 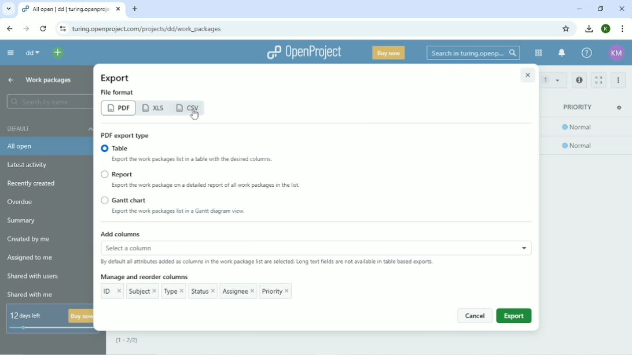 What do you see at coordinates (144, 277) in the screenshot?
I see `Manage and reorder columns` at bounding box center [144, 277].